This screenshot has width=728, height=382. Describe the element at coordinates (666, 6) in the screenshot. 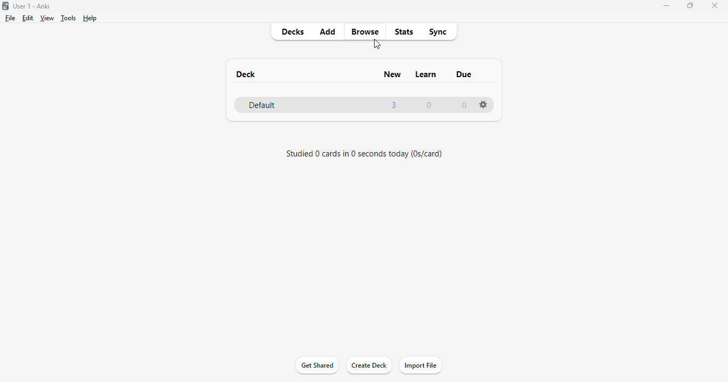

I see `minimize` at that location.